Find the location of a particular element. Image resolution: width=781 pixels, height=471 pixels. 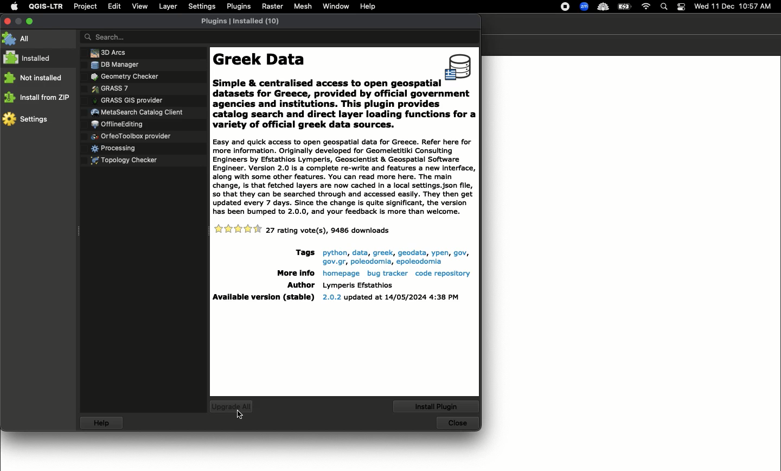

Raster is located at coordinates (273, 7).